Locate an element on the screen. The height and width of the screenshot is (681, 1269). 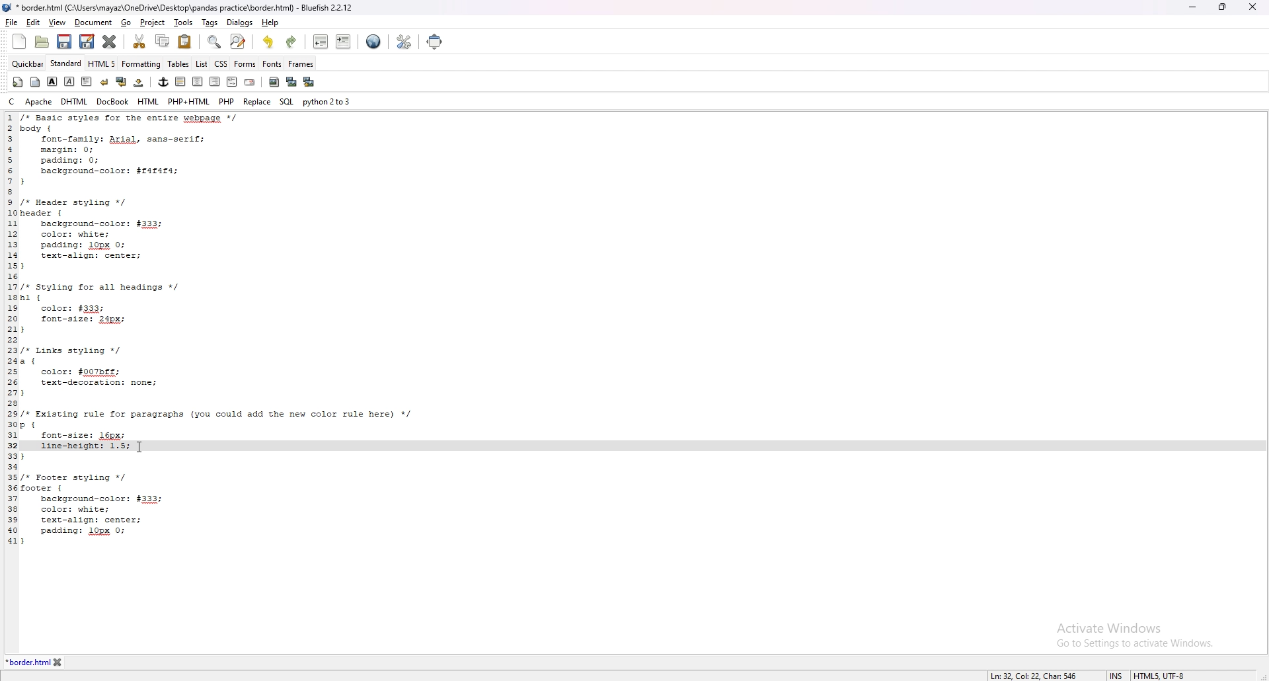
frames is located at coordinates (300, 63).